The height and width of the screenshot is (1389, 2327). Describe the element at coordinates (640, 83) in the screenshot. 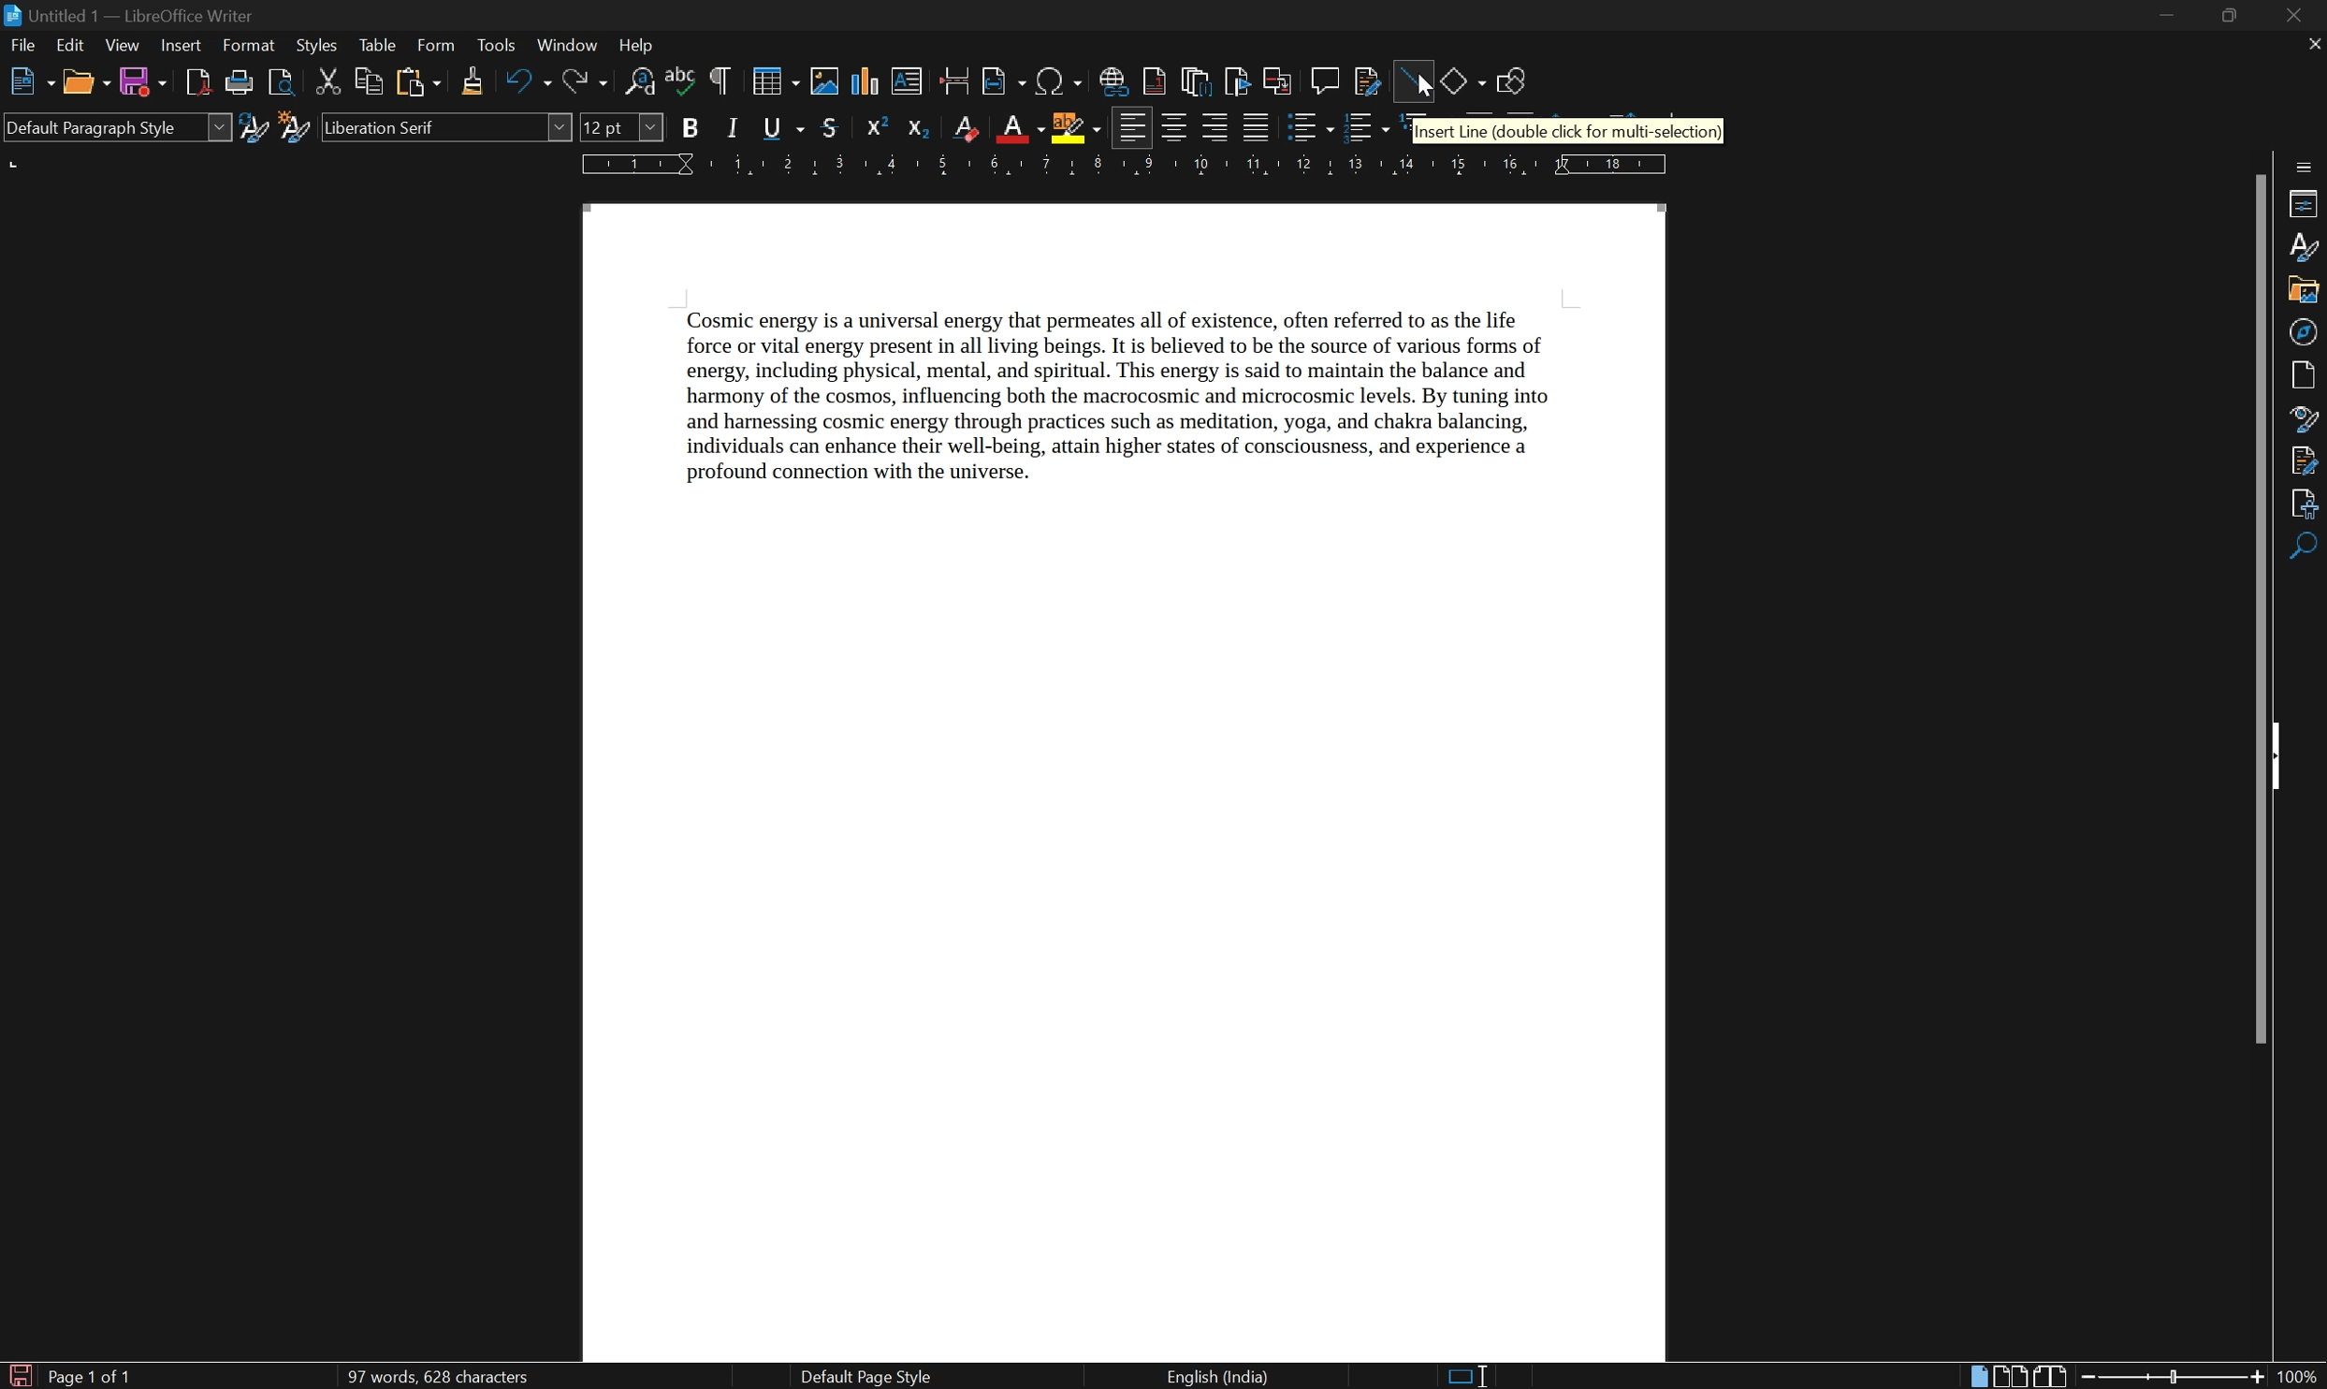

I see `find and replace` at that location.